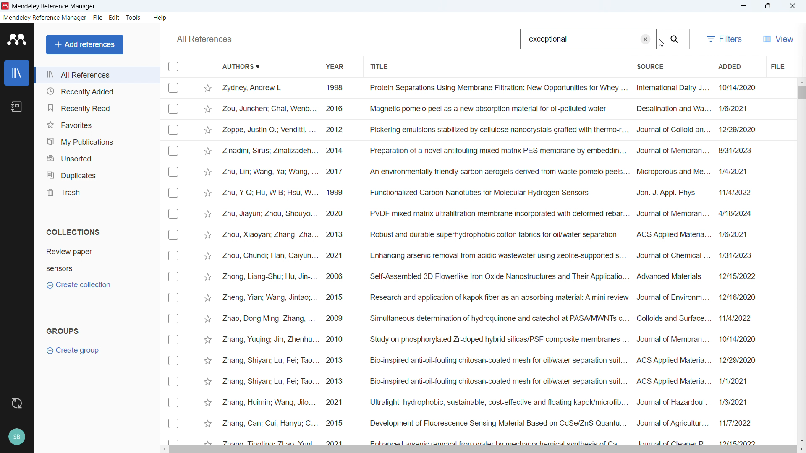  I want to click on Sort by source , so click(650, 67).